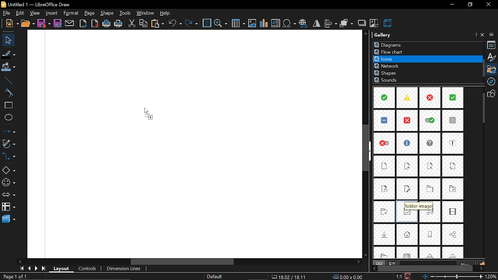 The width and height of the screenshot is (498, 280). What do you see at coordinates (8, 132) in the screenshot?
I see `lines and arrow` at bounding box center [8, 132].